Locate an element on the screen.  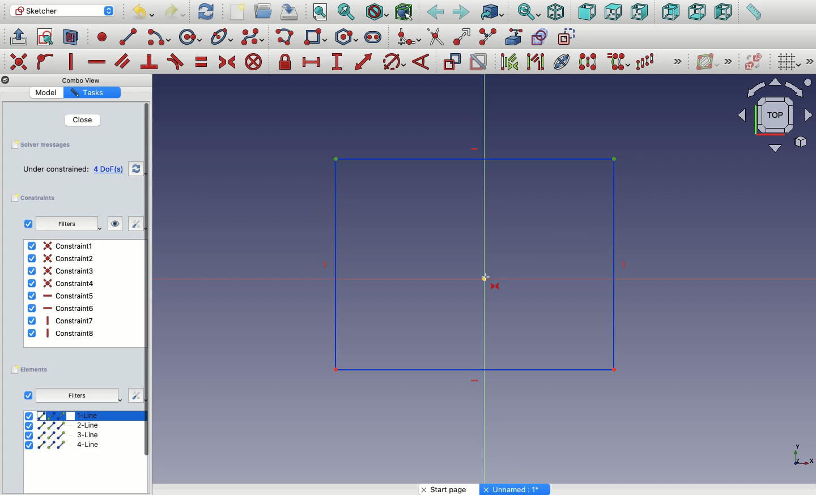
Switch virtual place is located at coordinates (751, 63).